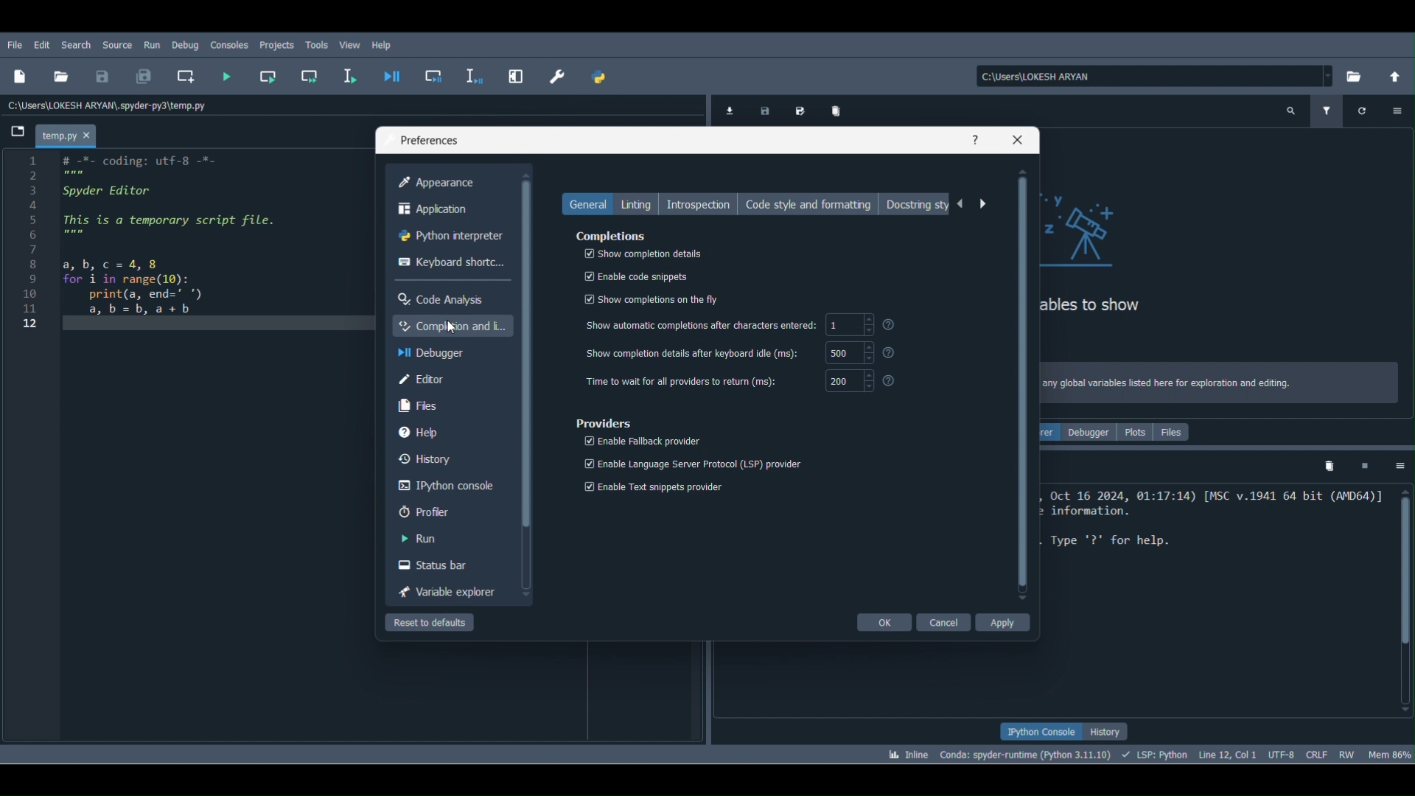 The image size is (1415, 796). What do you see at coordinates (521, 77) in the screenshot?
I see `Maximize current pane (Ctrl + Alt + Shift + M)` at bounding box center [521, 77].